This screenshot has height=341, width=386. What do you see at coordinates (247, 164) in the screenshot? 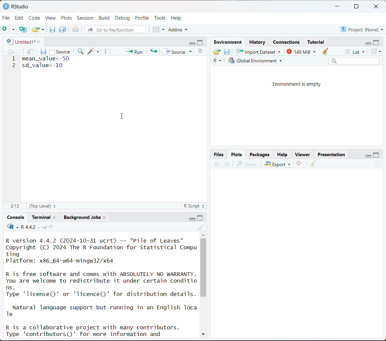
I see `zoom` at bounding box center [247, 164].